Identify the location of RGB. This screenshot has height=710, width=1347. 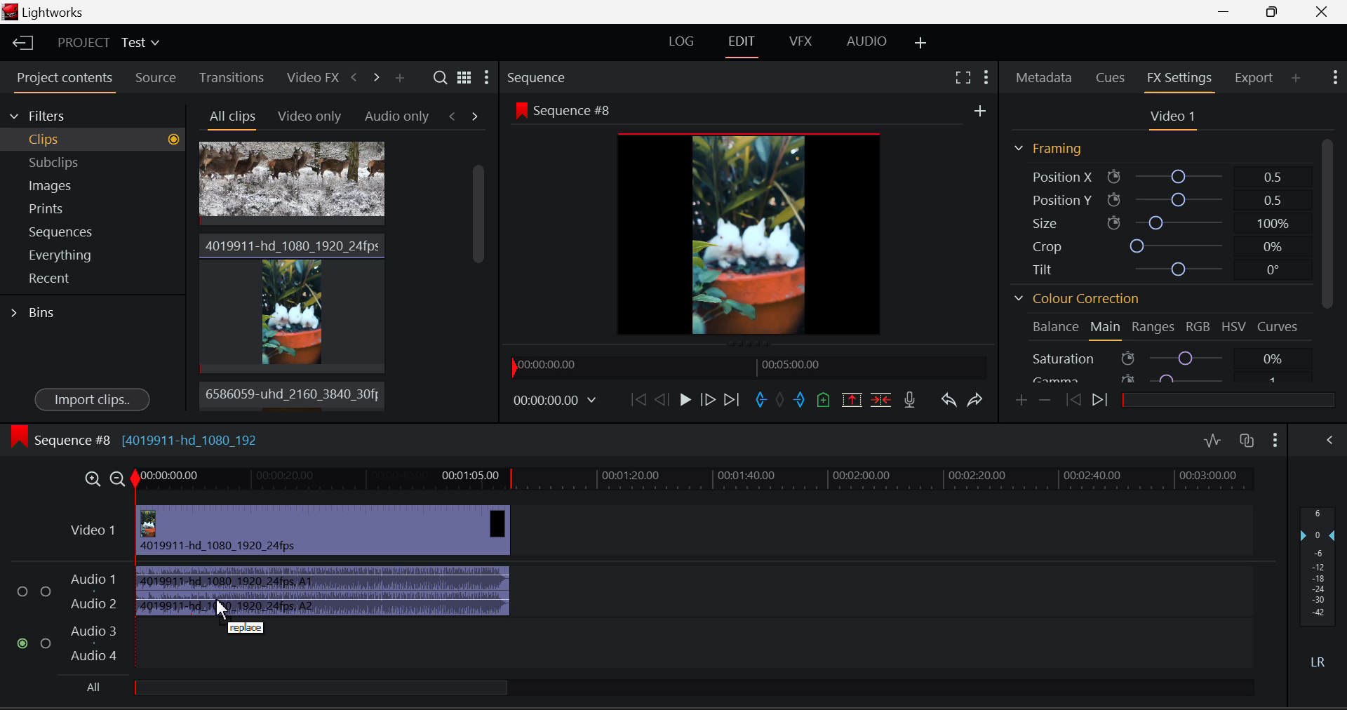
(1197, 326).